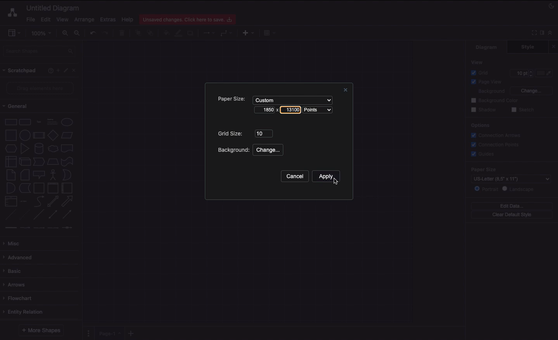  Describe the element at coordinates (39, 201) in the screenshot. I see `Curved arrow` at that location.